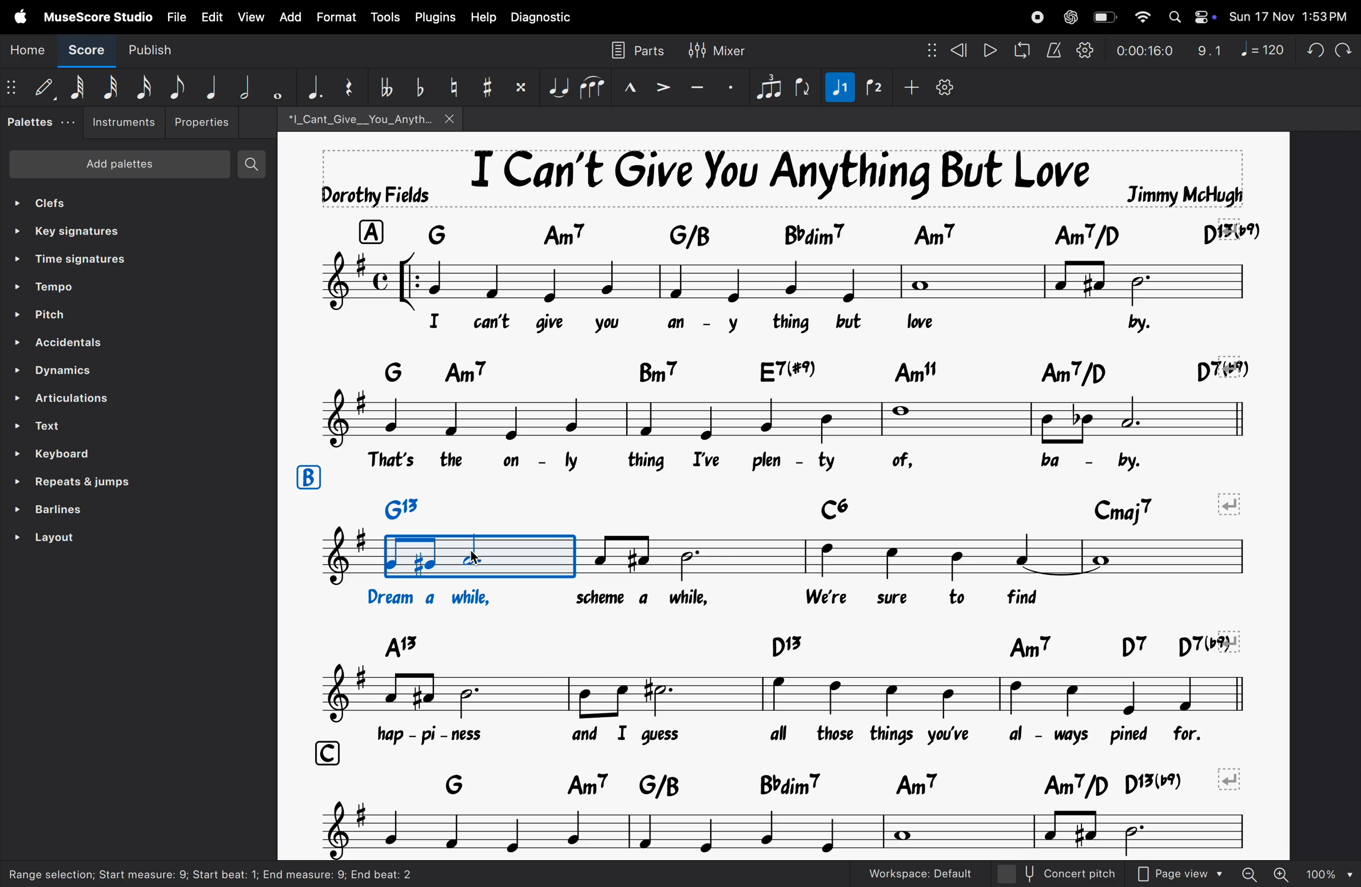  What do you see at coordinates (65, 453) in the screenshot?
I see `keyboard` at bounding box center [65, 453].